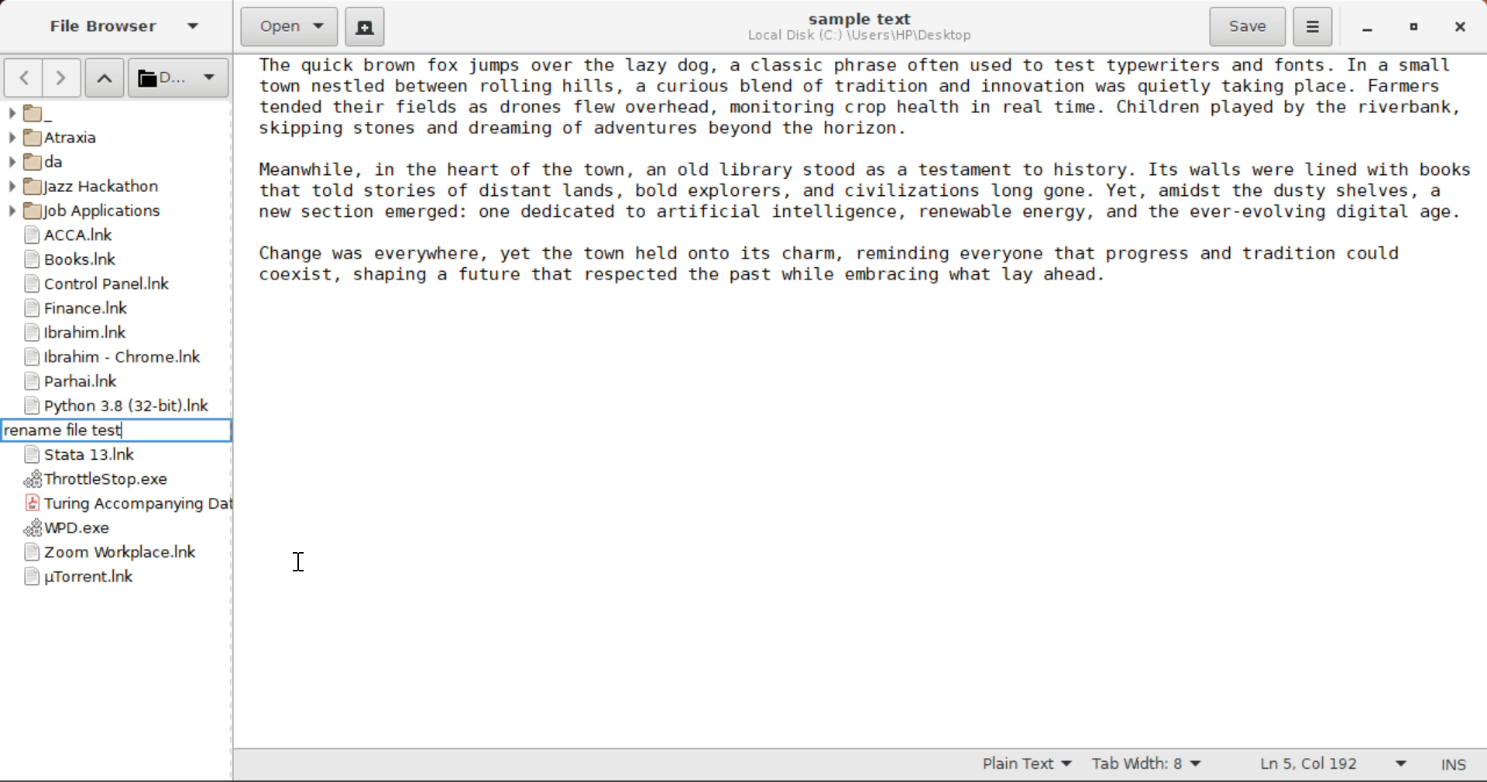 This screenshot has width=1487, height=782. I want to click on Sample text about a town., so click(865, 197).